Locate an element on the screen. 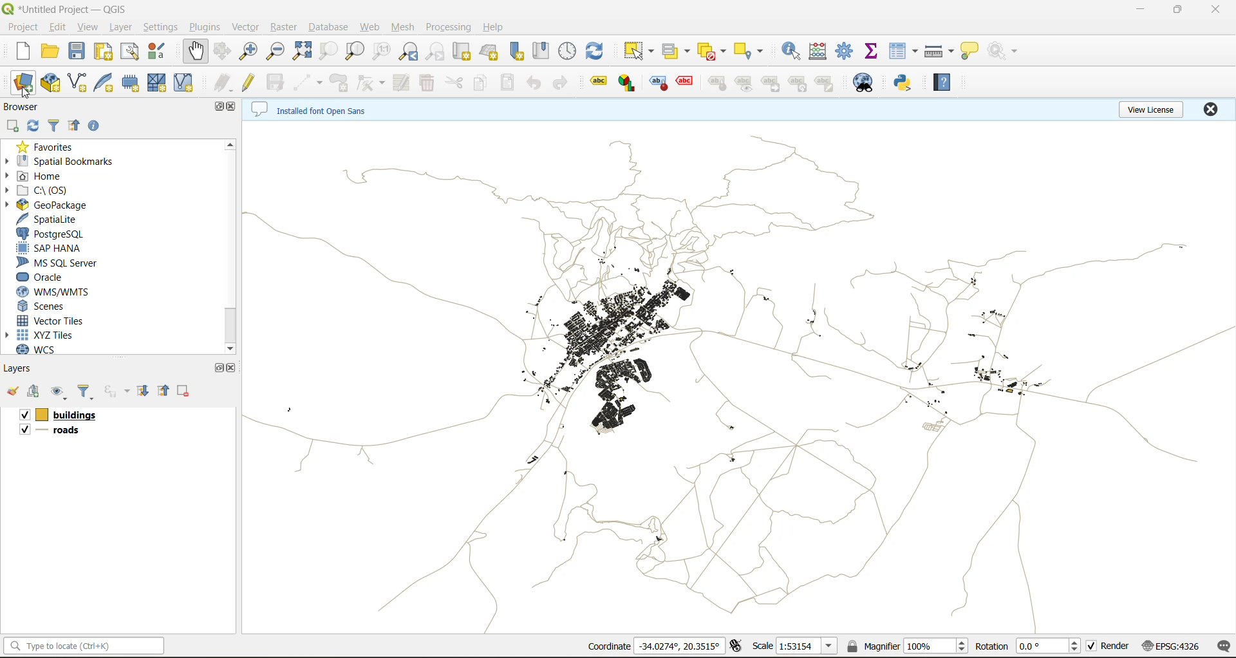  filter is located at coordinates (56, 124).